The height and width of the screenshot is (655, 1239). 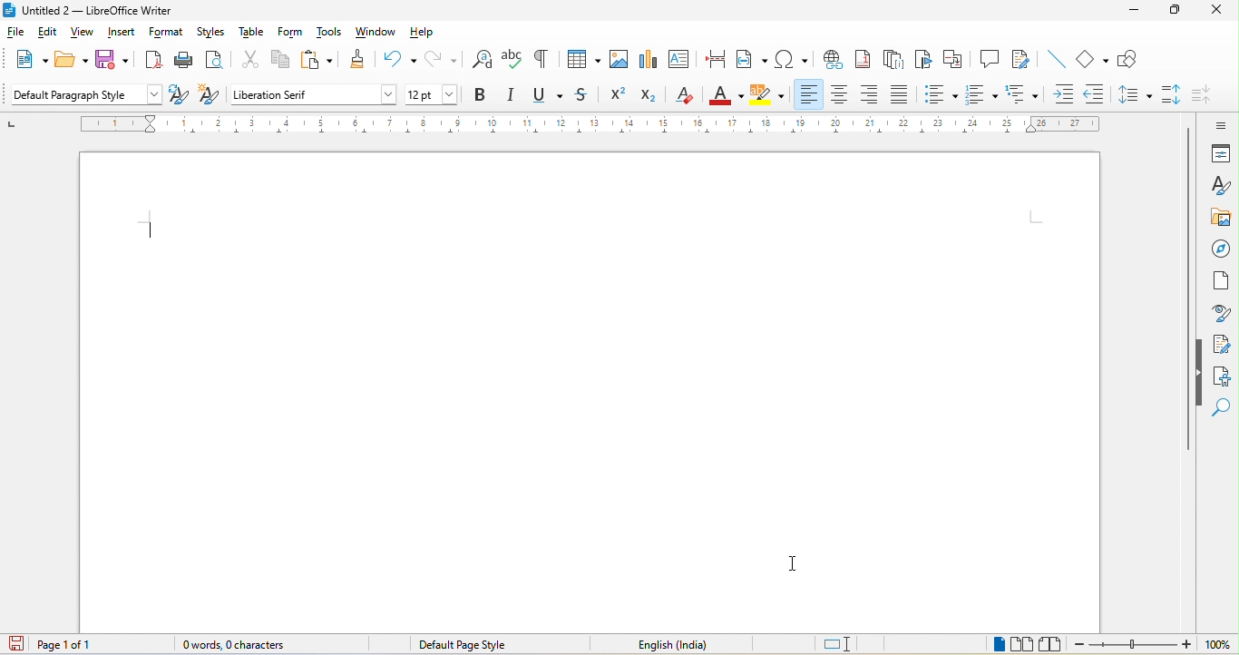 I want to click on show draw function, so click(x=1134, y=62).